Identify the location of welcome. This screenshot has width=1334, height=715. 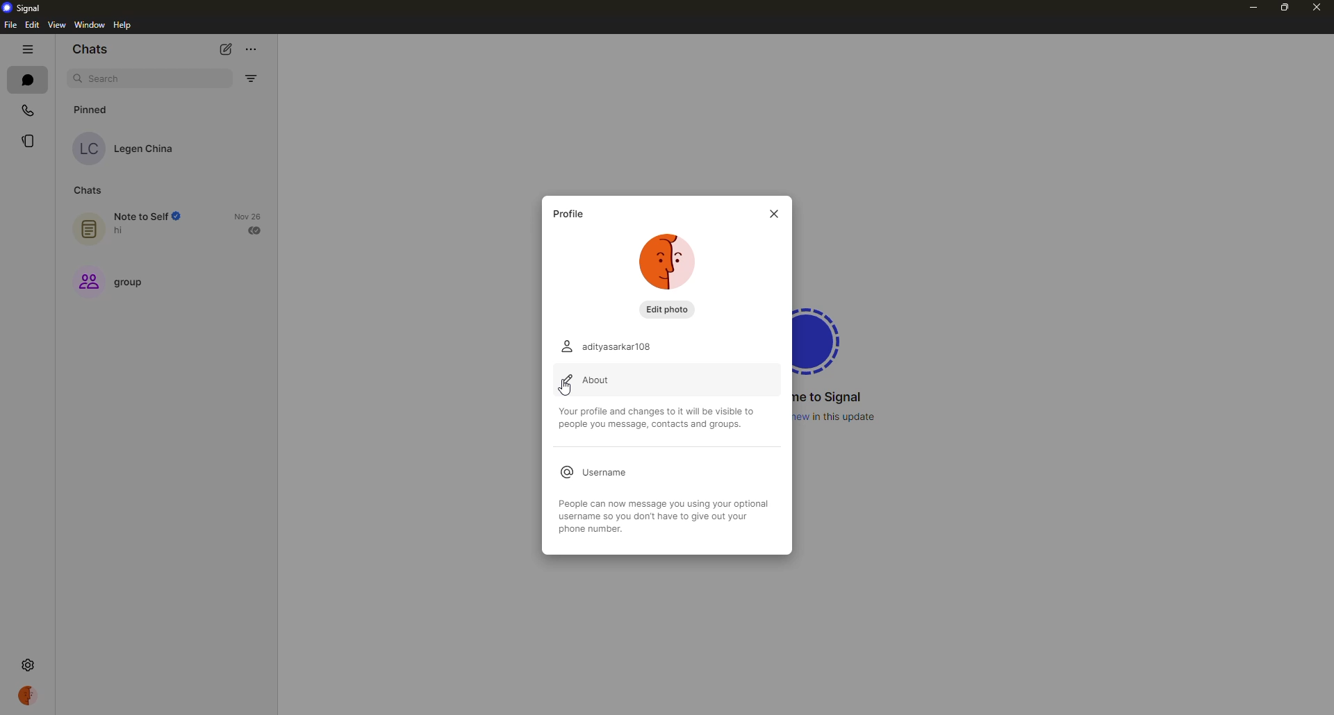
(831, 397).